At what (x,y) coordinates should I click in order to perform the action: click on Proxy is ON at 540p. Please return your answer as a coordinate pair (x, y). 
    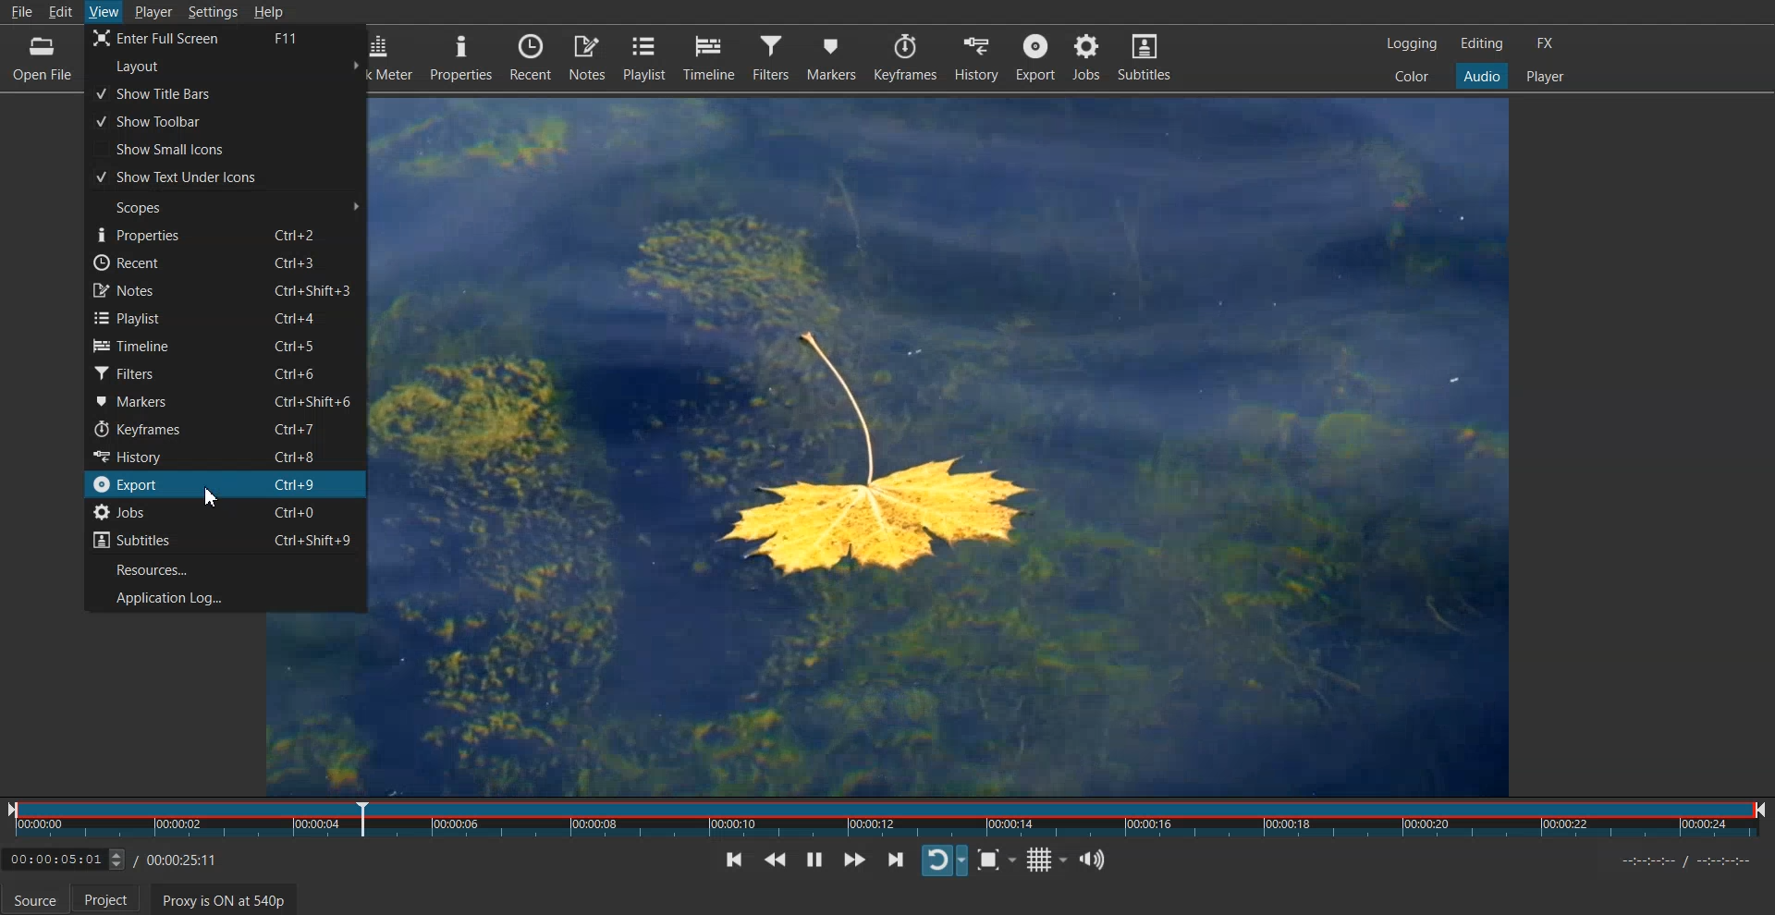
    Looking at the image, I should click on (225, 899).